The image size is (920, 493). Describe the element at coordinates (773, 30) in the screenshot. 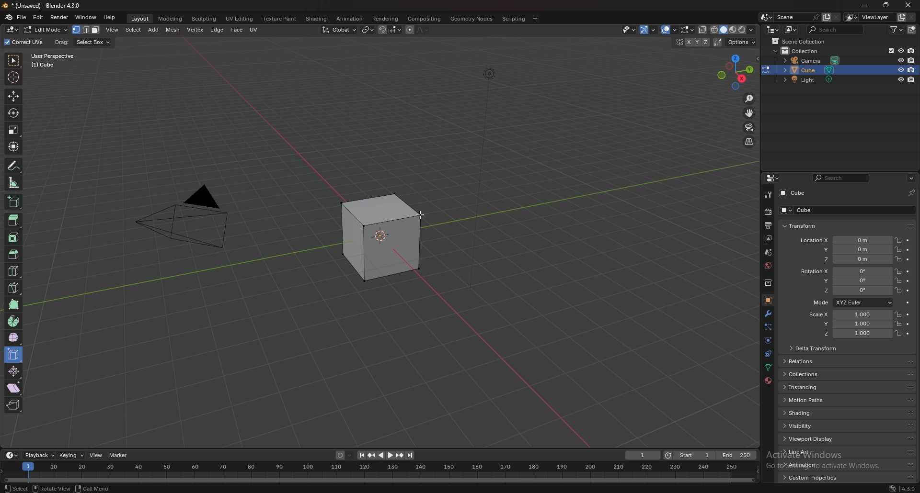

I see `editor type` at that location.